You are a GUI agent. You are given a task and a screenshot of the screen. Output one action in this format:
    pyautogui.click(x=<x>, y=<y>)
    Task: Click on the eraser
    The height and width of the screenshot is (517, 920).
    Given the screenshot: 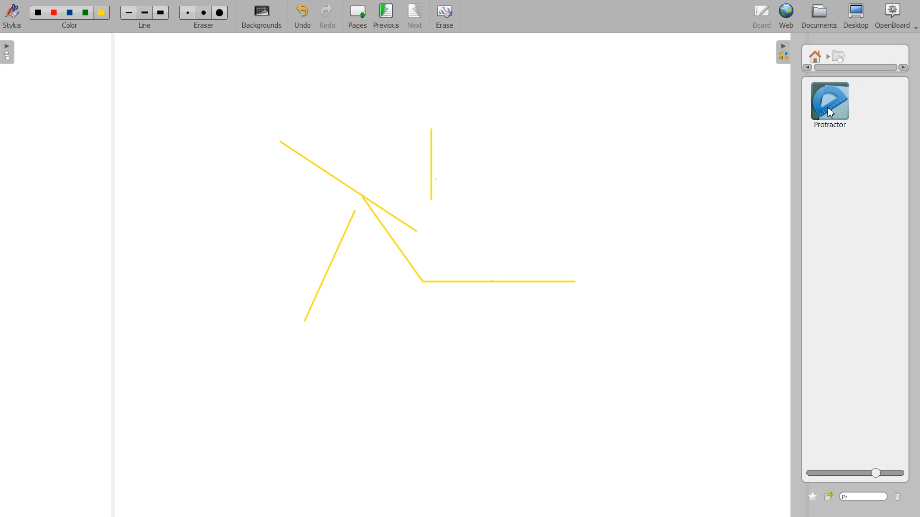 What is the action you would take?
    pyautogui.click(x=202, y=28)
    